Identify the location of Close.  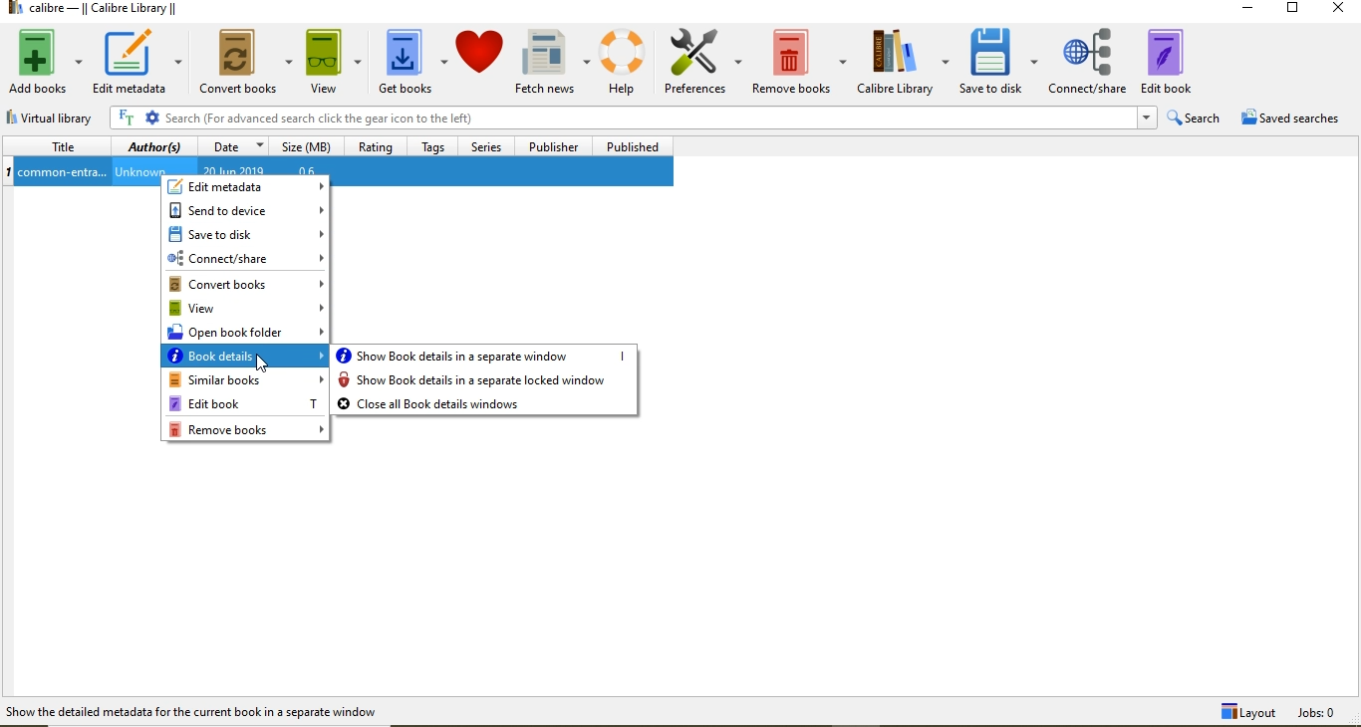
(1335, 11).